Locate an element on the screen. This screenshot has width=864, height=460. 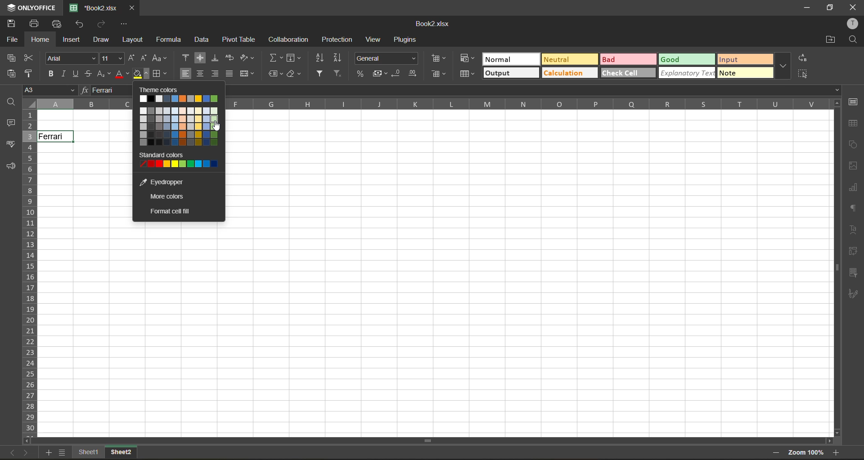
redo is located at coordinates (103, 24).